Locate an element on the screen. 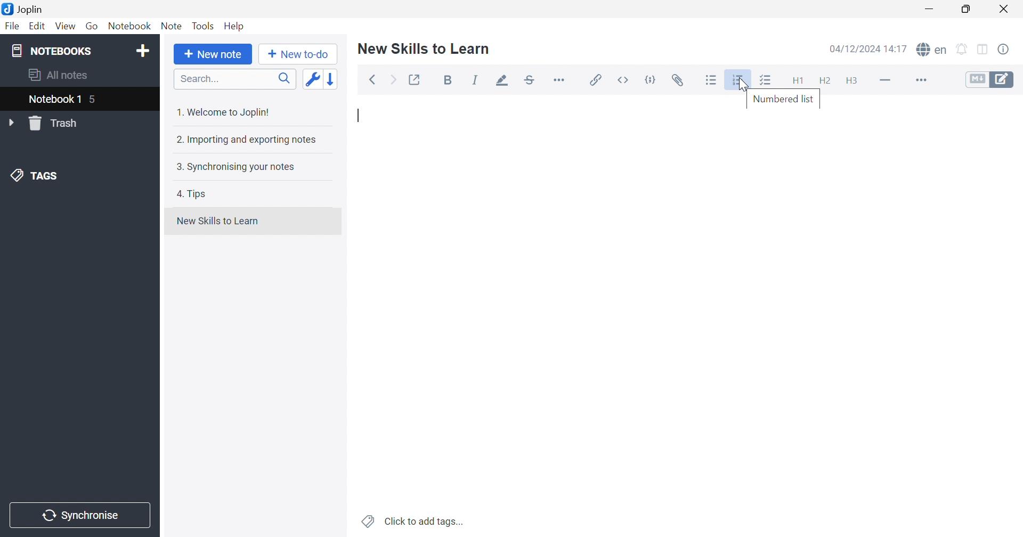  1. Welcome to Joplin is located at coordinates (222, 112).